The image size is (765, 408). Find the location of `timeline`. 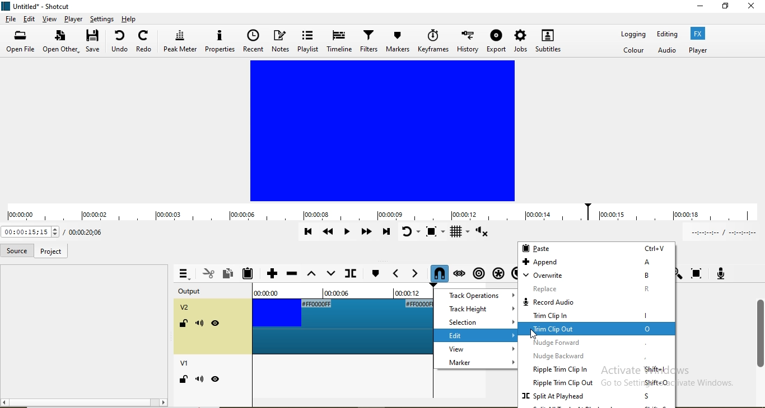

timeline is located at coordinates (339, 40).